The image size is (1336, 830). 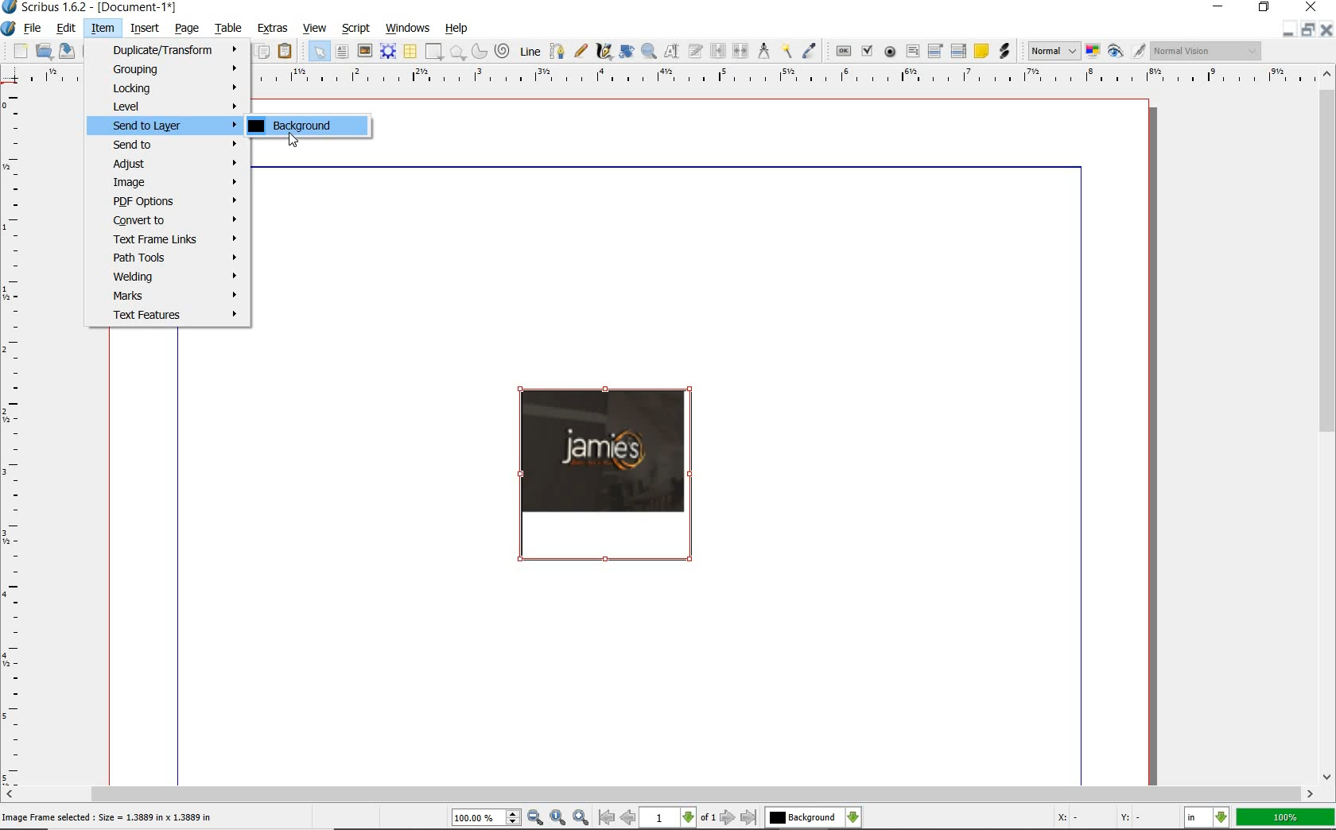 I want to click on edit contents of frame, so click(x=674, y=51).